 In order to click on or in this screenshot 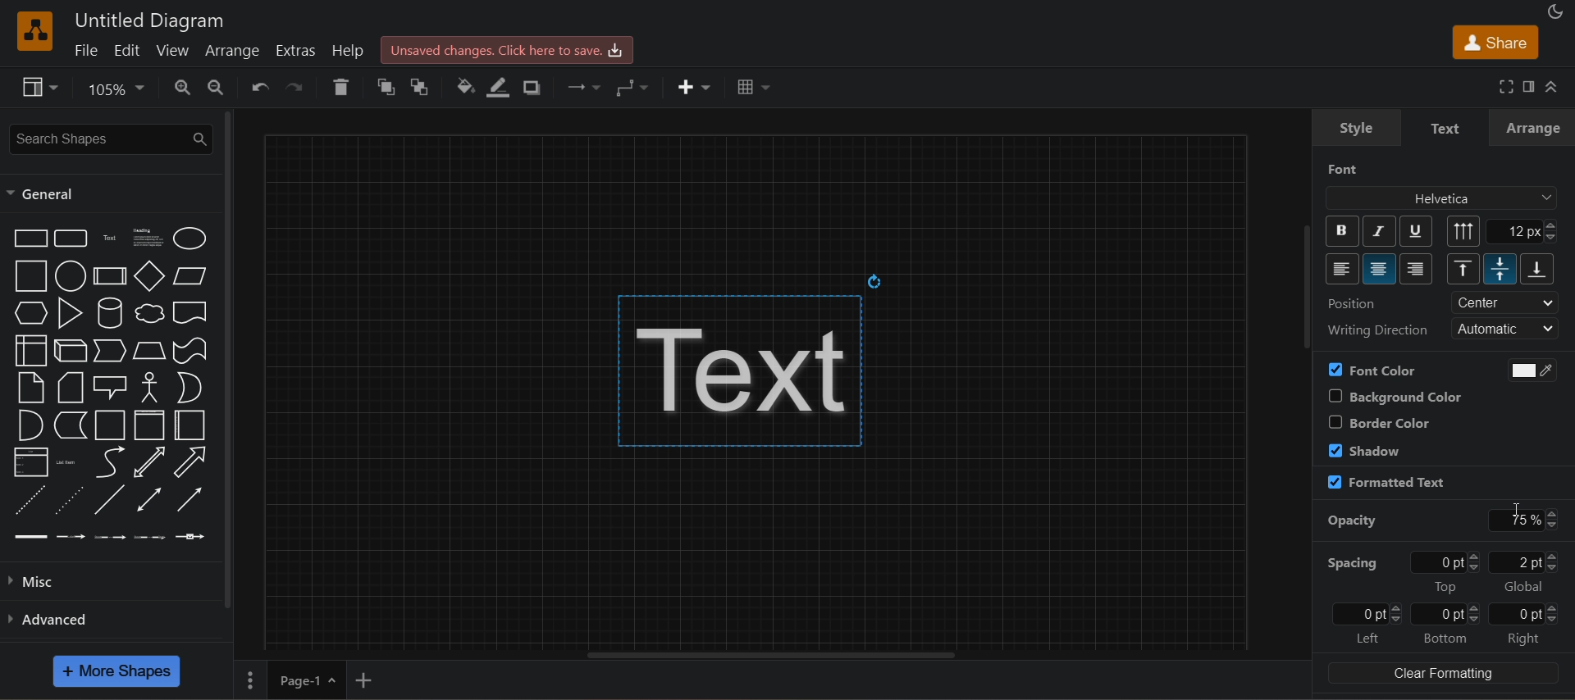, I will do `click(189, 388)`.